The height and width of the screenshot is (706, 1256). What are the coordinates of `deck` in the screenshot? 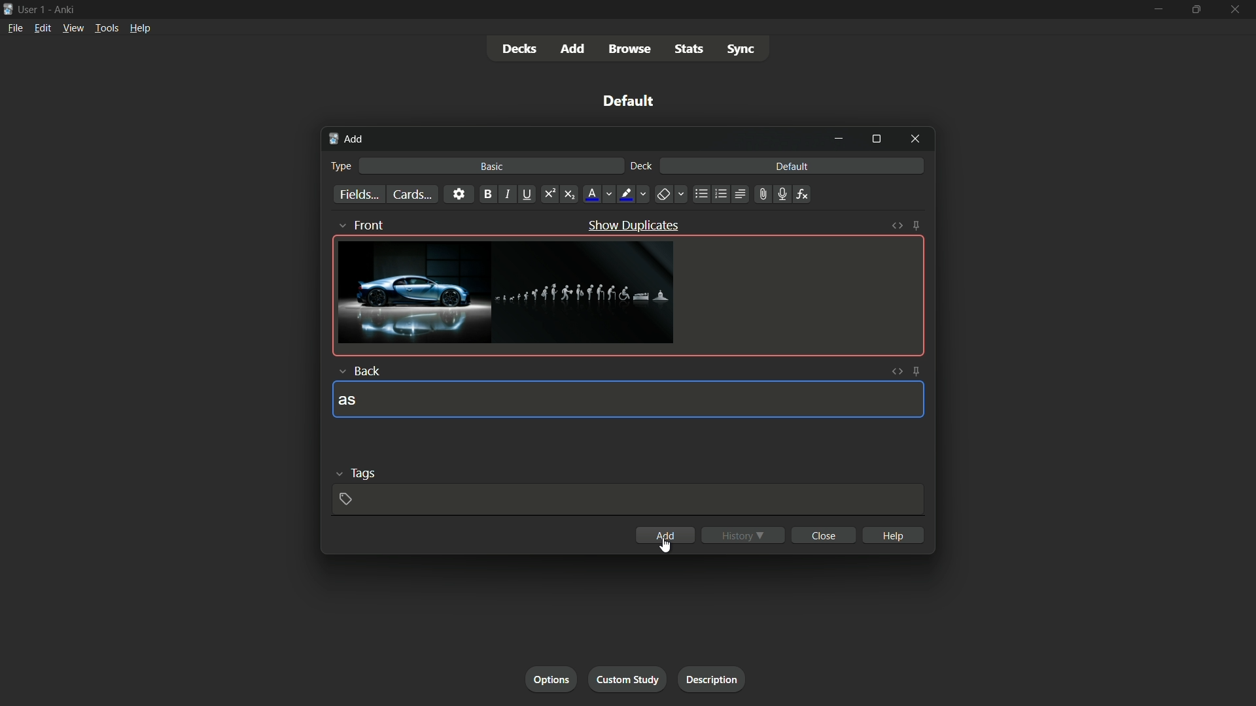 It's located at (642, 167).